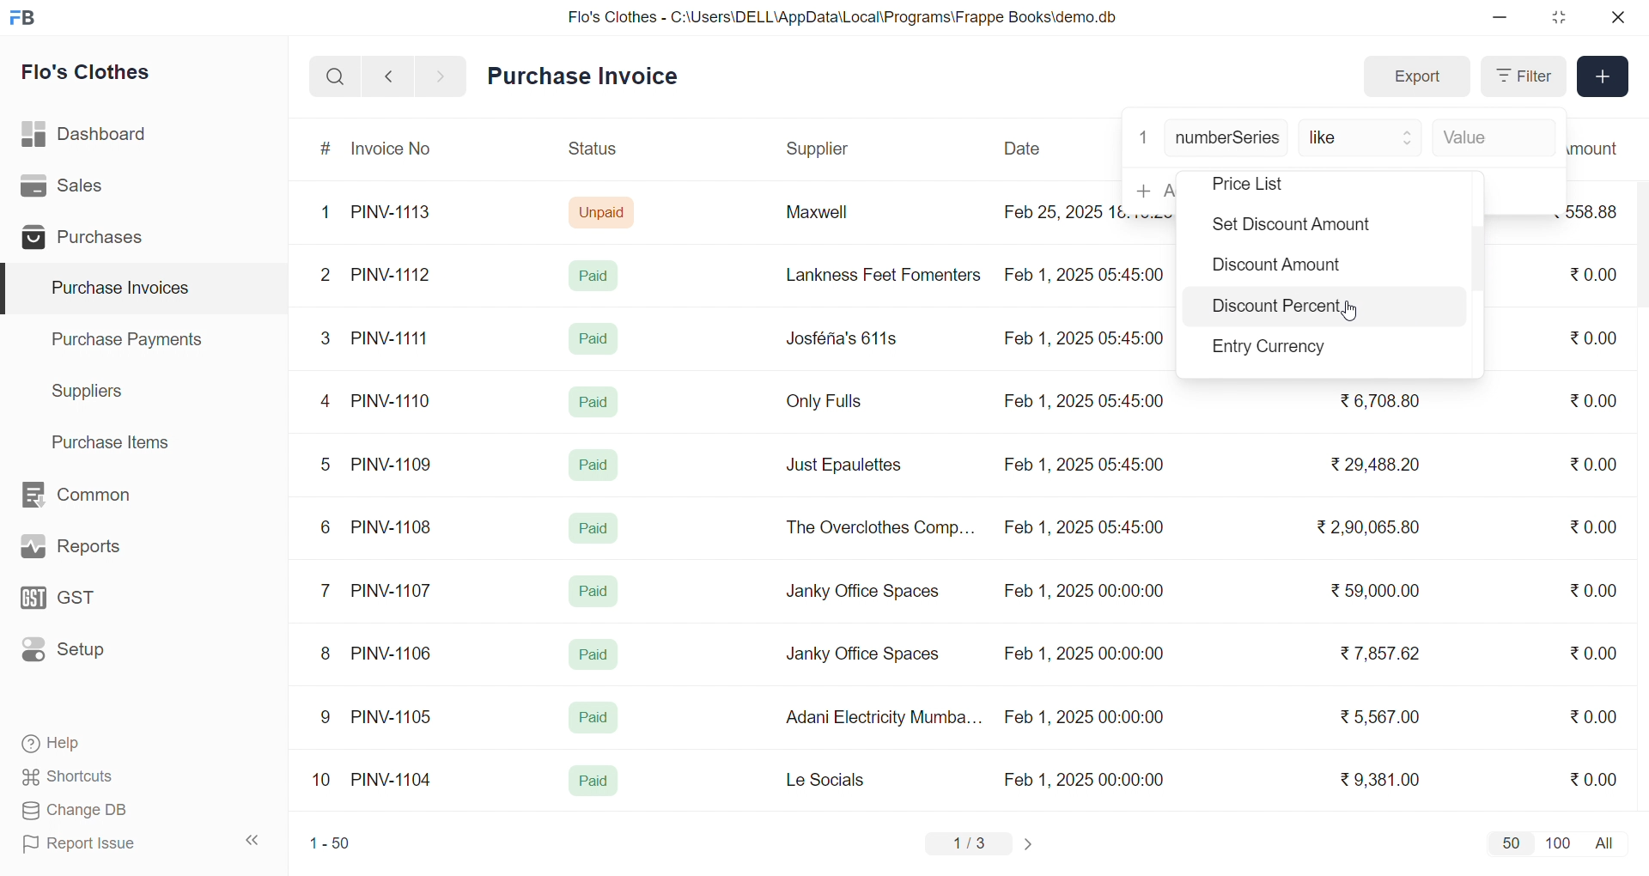 Image resolution: width=1649 pixels, height=876 pixels. Describe the element at coordinates (873, 275) in the screenshot. I see `Lankness Feet Fomenters` at that location.